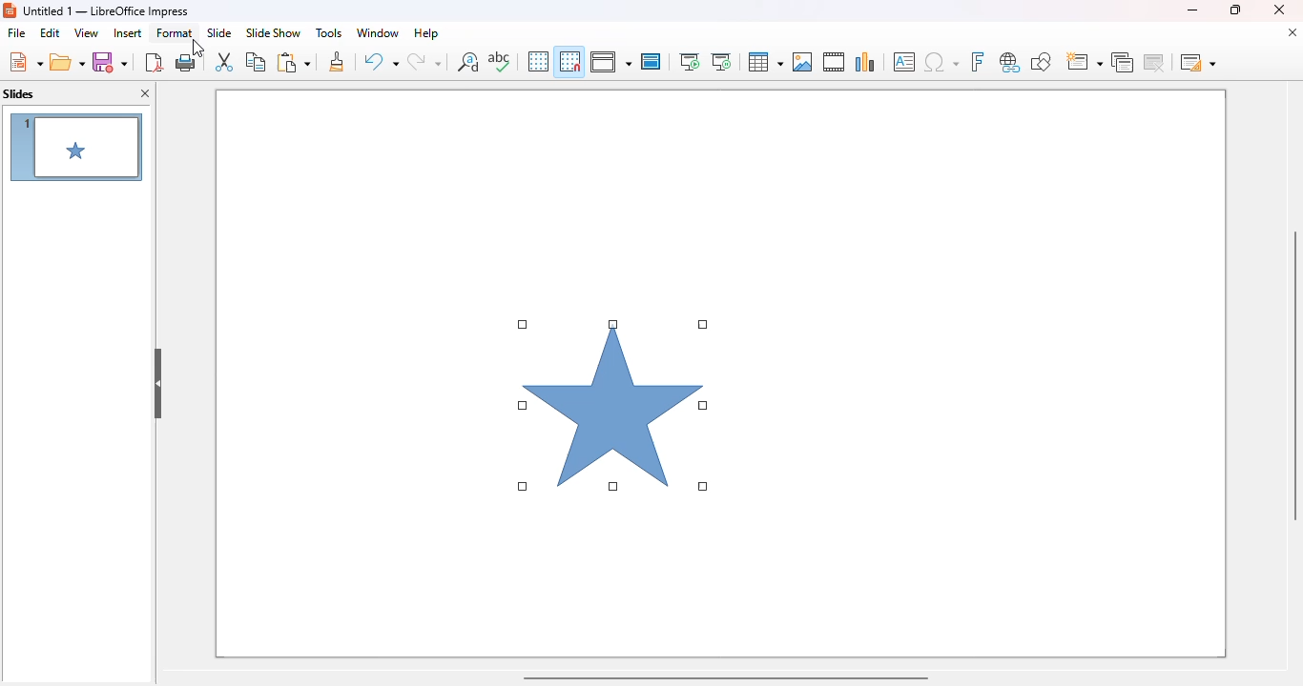 Image resolution: width=1303 pixels, height=686 pixels. What do you see at coordinates (377, 32) in the screenshot?
I see `window` at bounding box center [377, 32].